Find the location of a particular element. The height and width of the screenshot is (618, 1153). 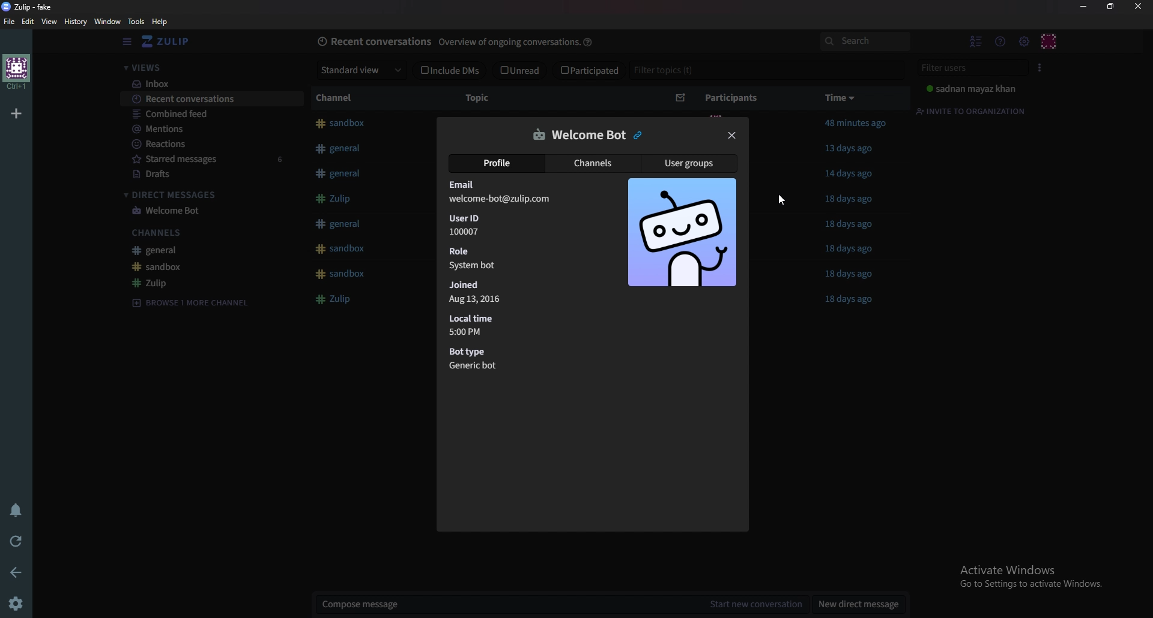

channel is located at coordinates (334, 98).